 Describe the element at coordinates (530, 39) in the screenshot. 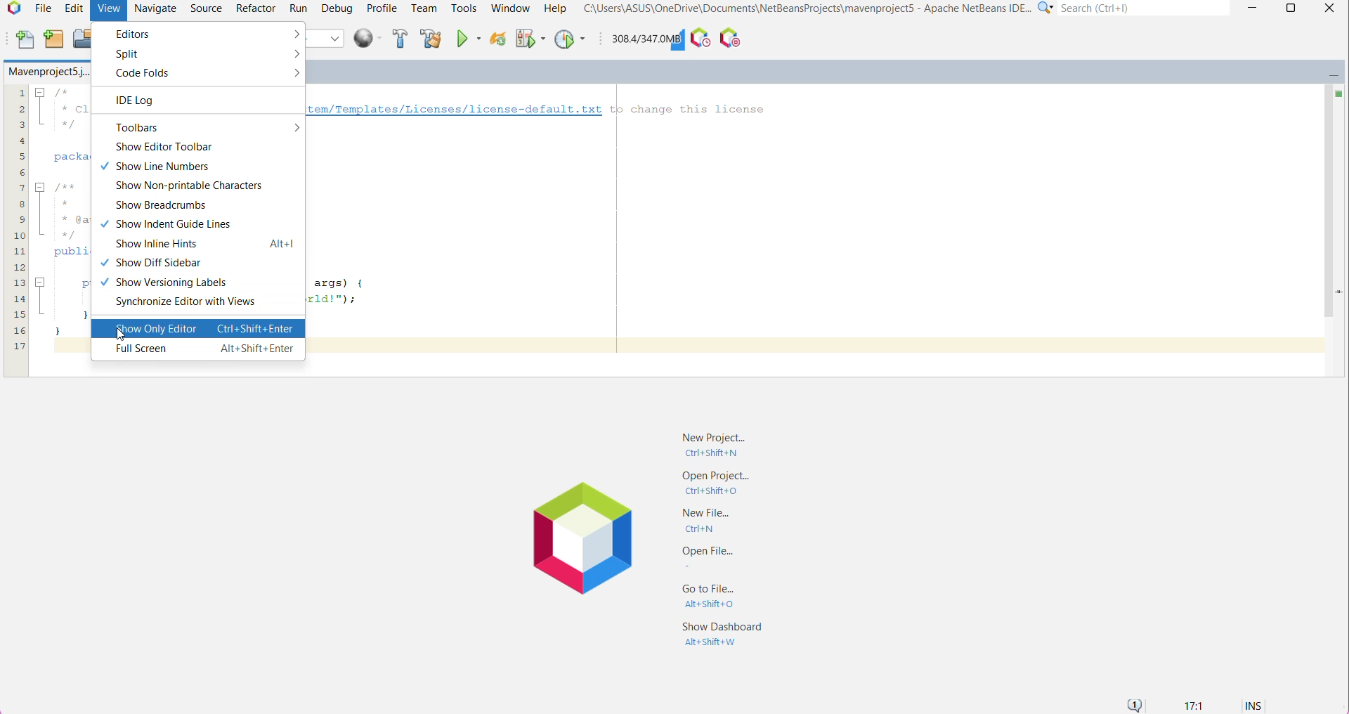

I see `Debug Main Project` at that location.